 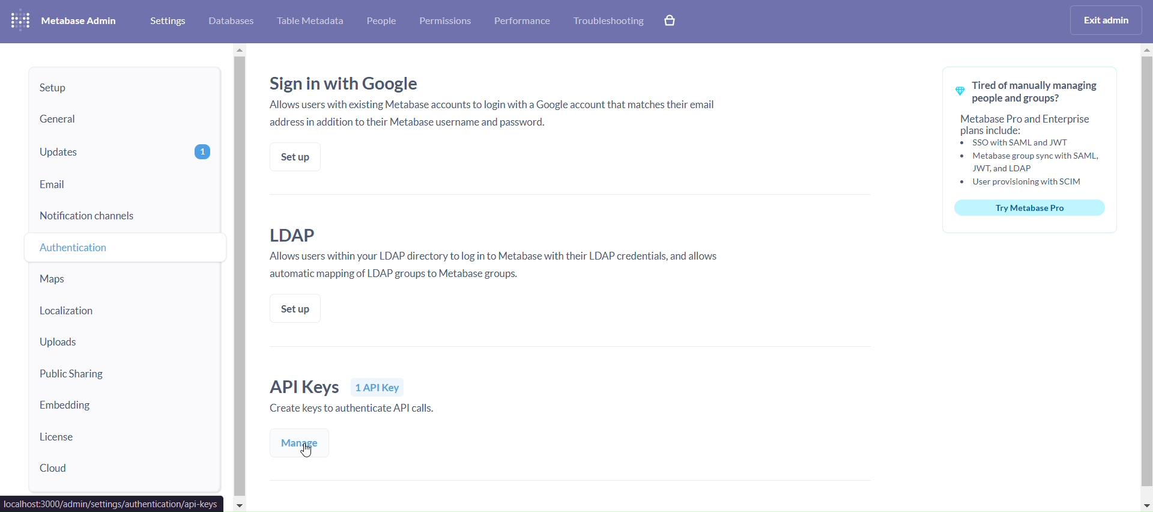 What do you see at coordinates (293, 156) in the screenshot?
I see `set up` at bounding box center [293, 156].